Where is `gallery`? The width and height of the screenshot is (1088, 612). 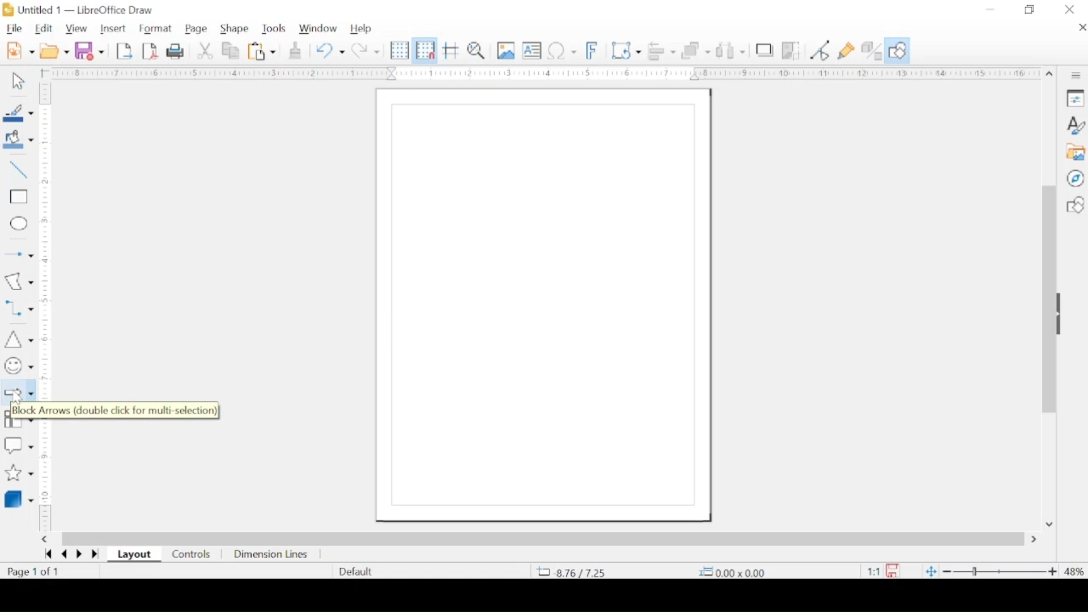 gallery is located at coordinates (1075, 152).